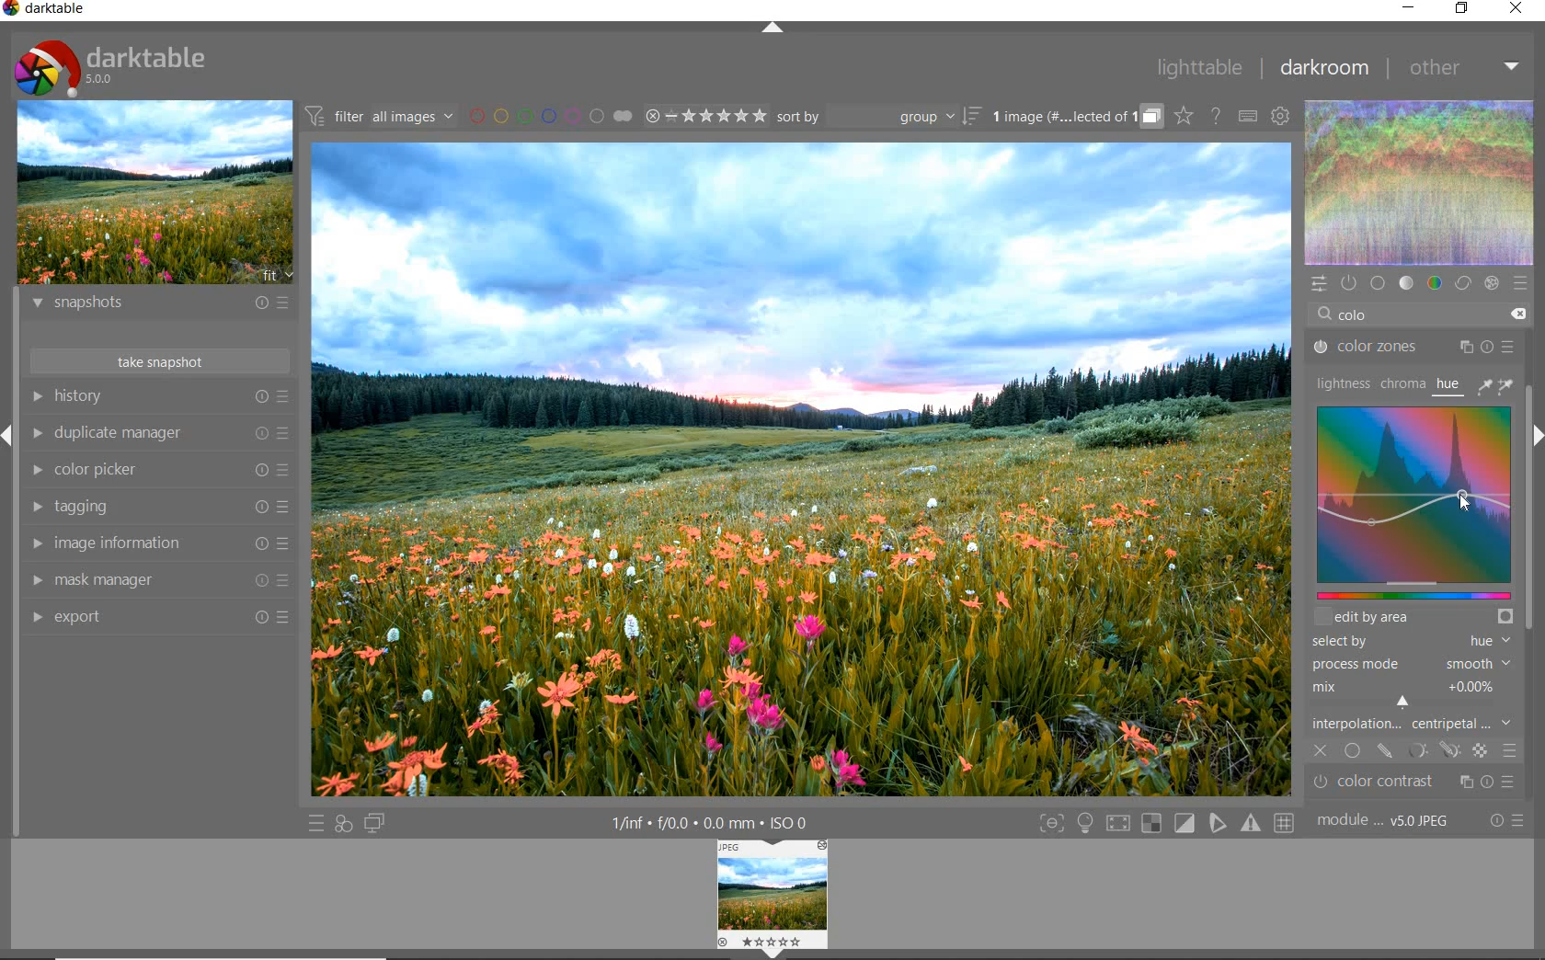 The height and width of the screenshot is (960, 1545). What do you see at coordinates (157, 616) in the screenshot?
I see `export` at bounding box center [157, 616].